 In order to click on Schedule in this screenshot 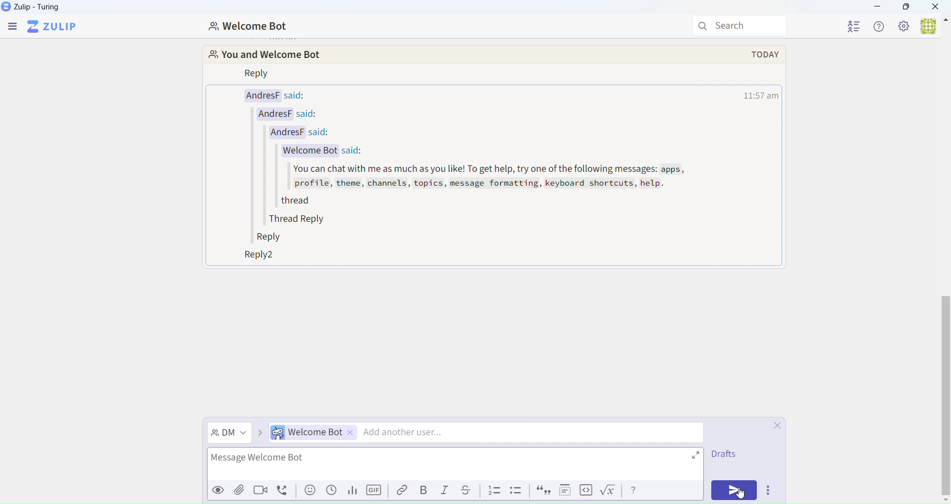, I will do `click(331, 492)`.